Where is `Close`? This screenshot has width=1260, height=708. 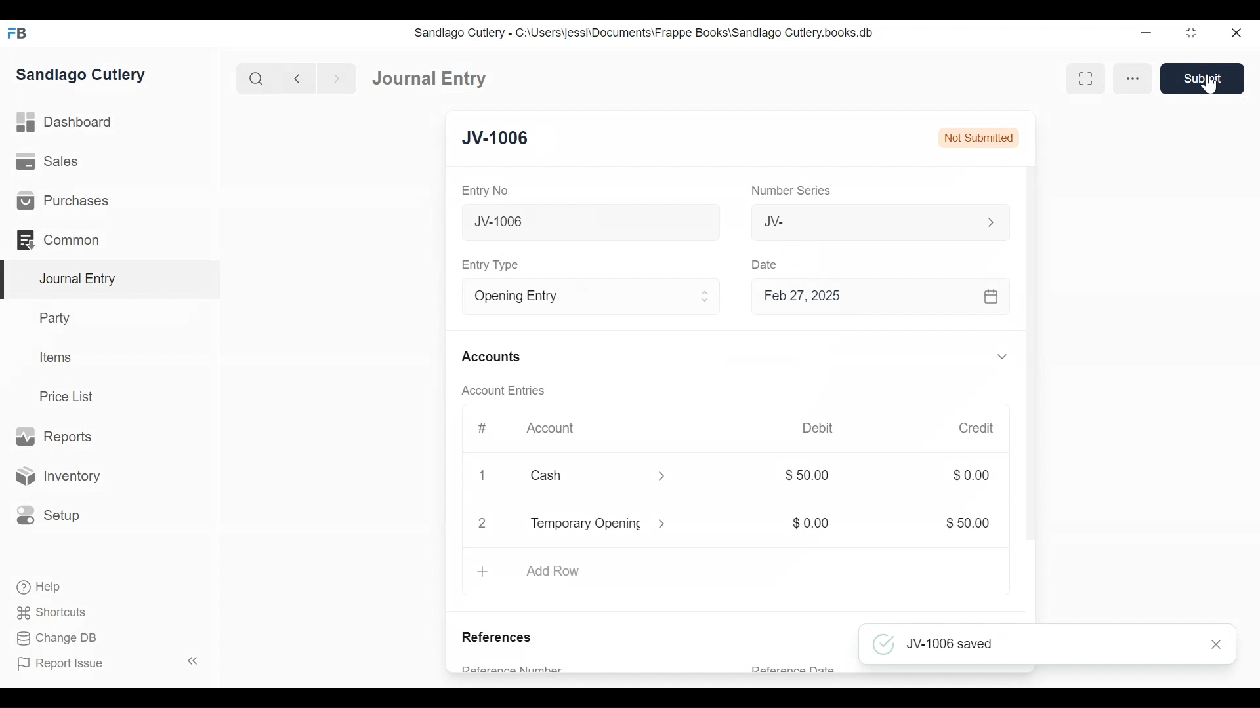
Close is located at coordinates (482, 524).